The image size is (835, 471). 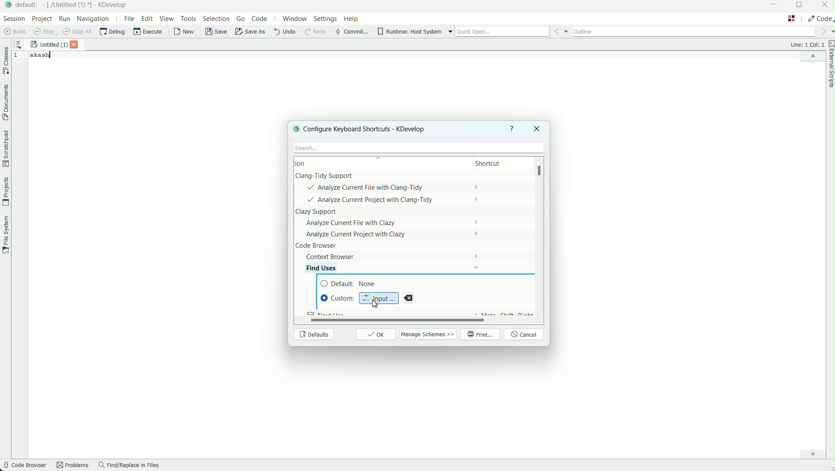 I want to click on print, so click(x=481, y=335).